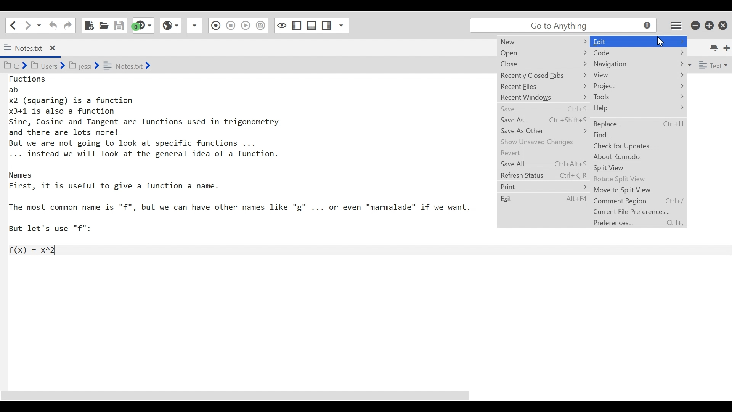 Image resolution: width=732 pixels, height=412 pixels. Describe the element at coordinates (677, 25) in the screenshot. I see `Application menu` at that location.